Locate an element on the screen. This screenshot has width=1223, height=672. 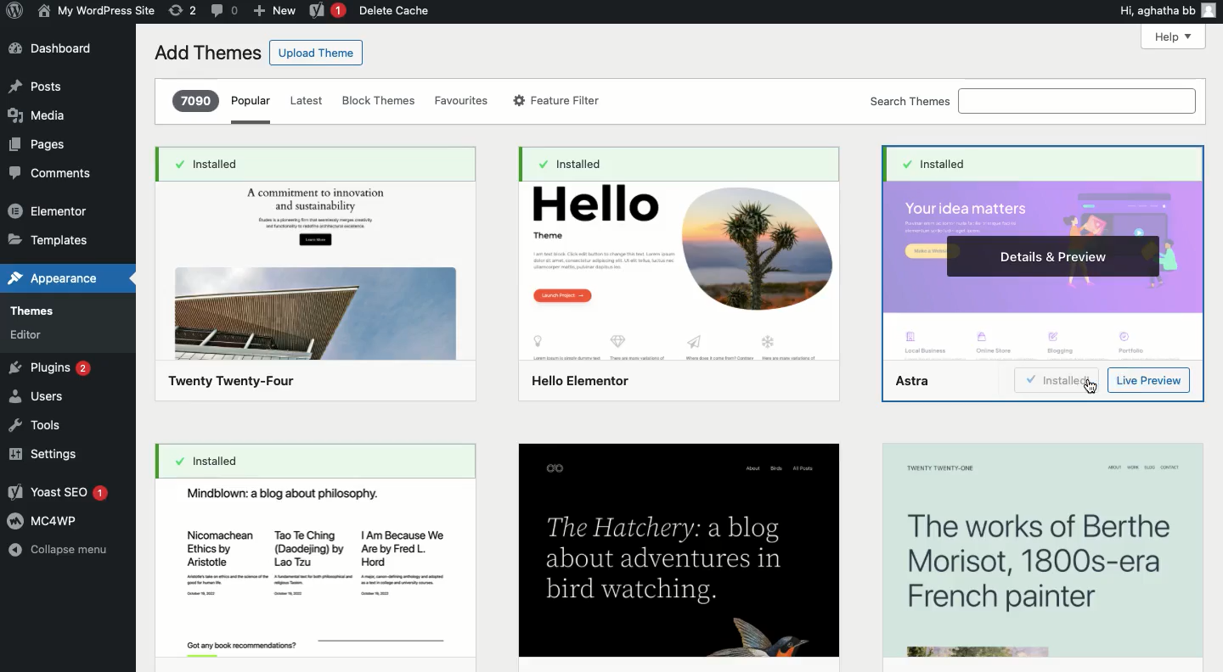
Yoast 1 is located at coordinates (327, 11).